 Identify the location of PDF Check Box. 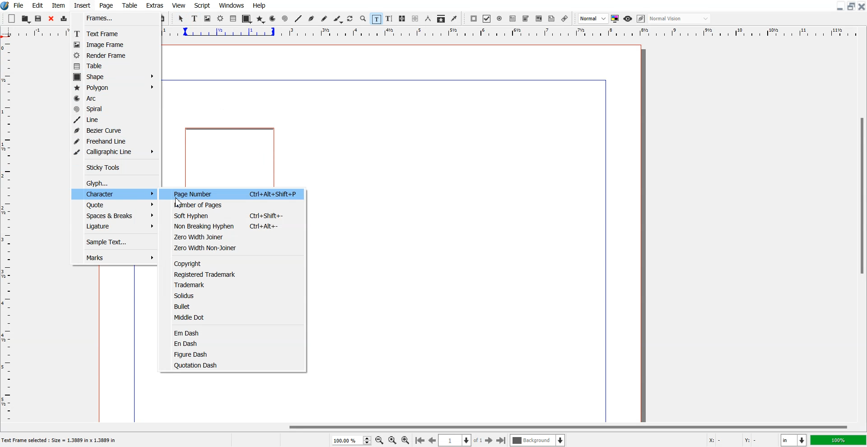
(487, 19).